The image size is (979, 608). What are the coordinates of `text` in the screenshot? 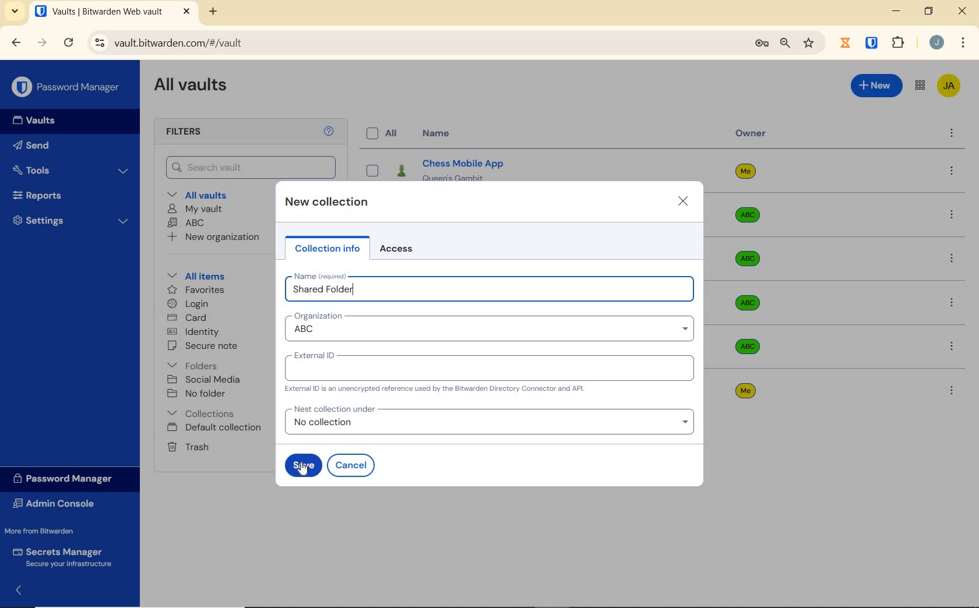 It's located at (436, 390).